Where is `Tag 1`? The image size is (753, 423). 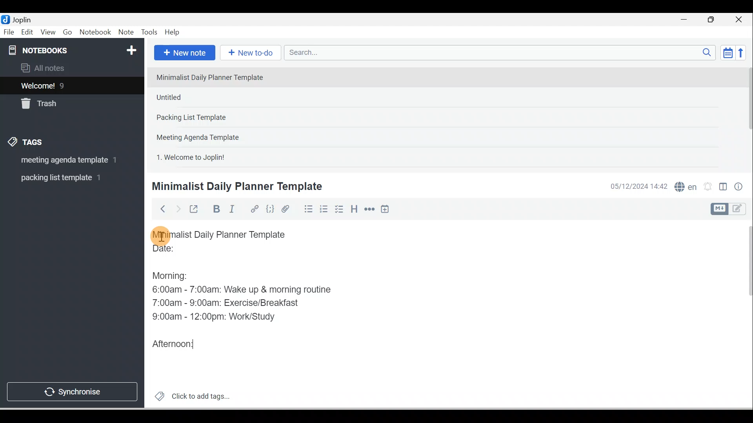 Tag 1 is located at coordinates (62, 161).